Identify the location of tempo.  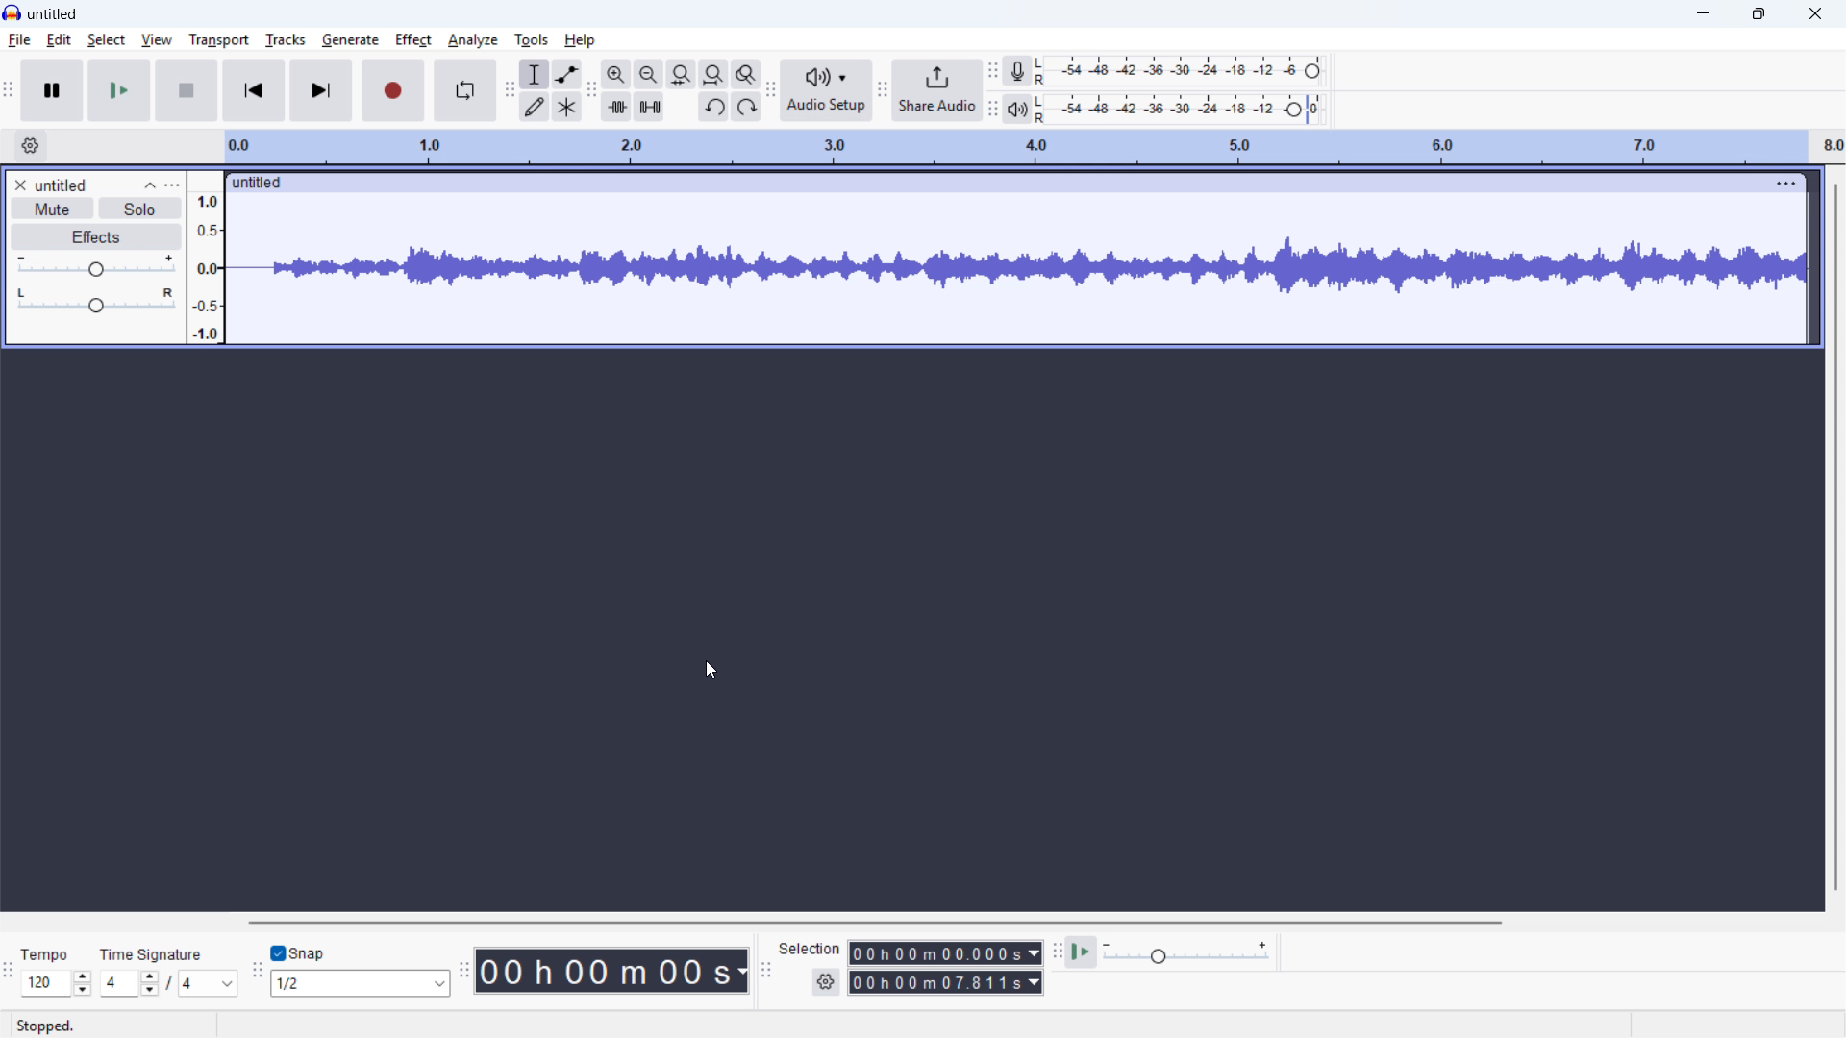
(45, 955).